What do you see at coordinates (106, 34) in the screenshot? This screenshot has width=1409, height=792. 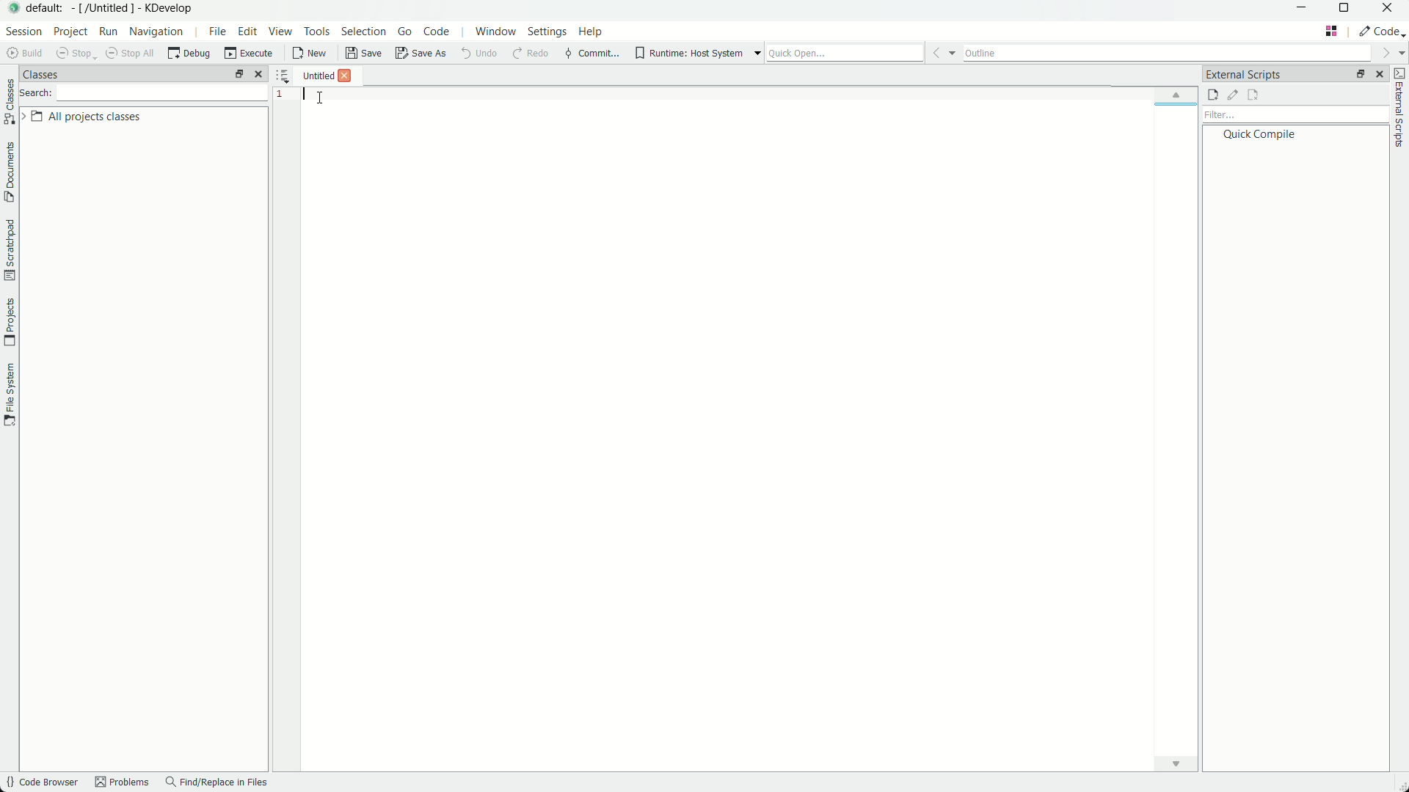 I see `run` at bounding box center [106, 34].